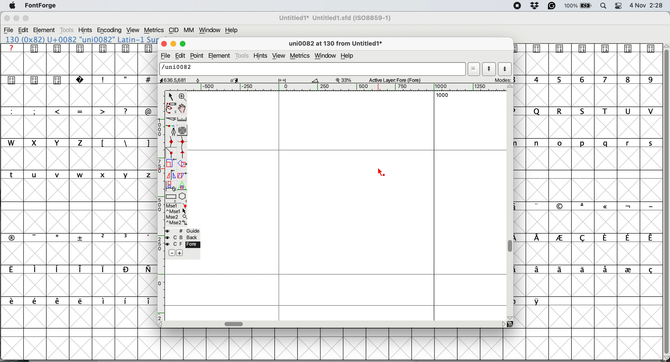 The height and width of the screenshot is (362, 670). Describe the element at coordinates (80, 39) in the screenshot. I see `font name` at that location.